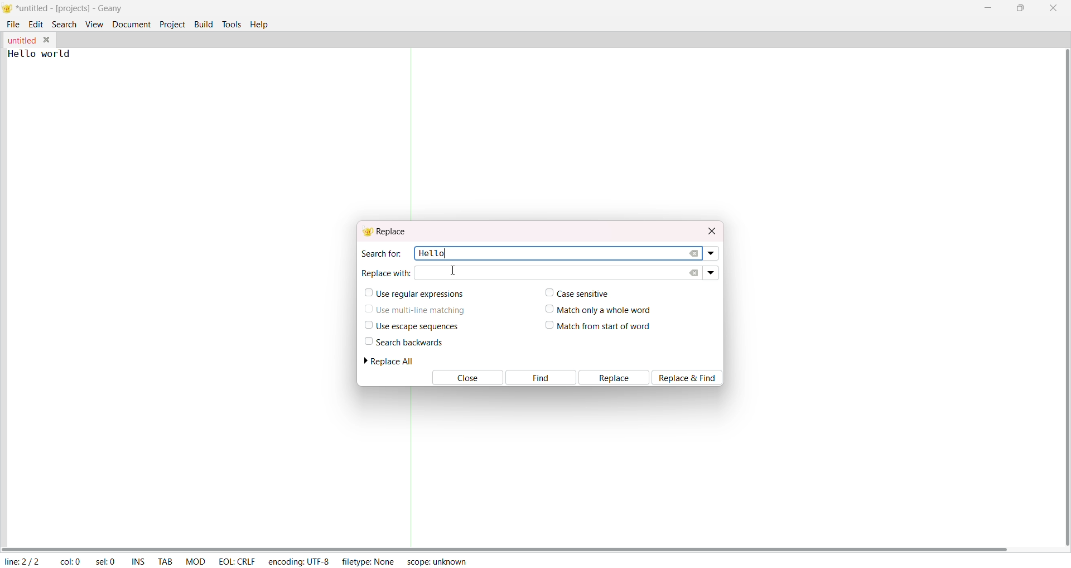 This screenshot has height=568, width=1071. Describe the element at coordinates (387, 232) in the screenshot. I see `replace` at that location.